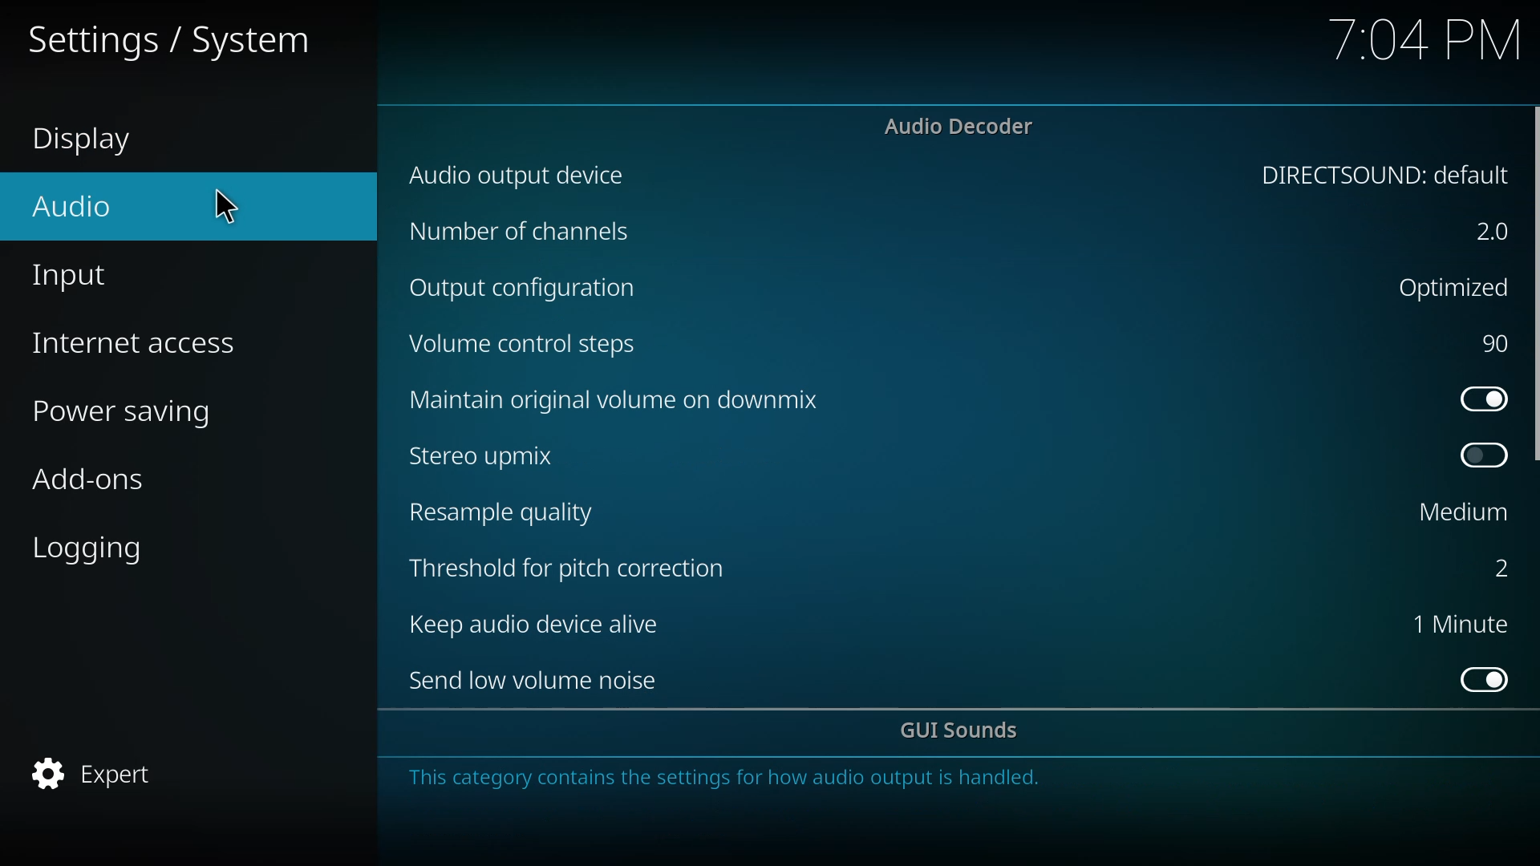 This screenshot has height=866, width=1540. Describe the element at coordinates (1464, 511) in the screenshot. I see `medium` at that location.